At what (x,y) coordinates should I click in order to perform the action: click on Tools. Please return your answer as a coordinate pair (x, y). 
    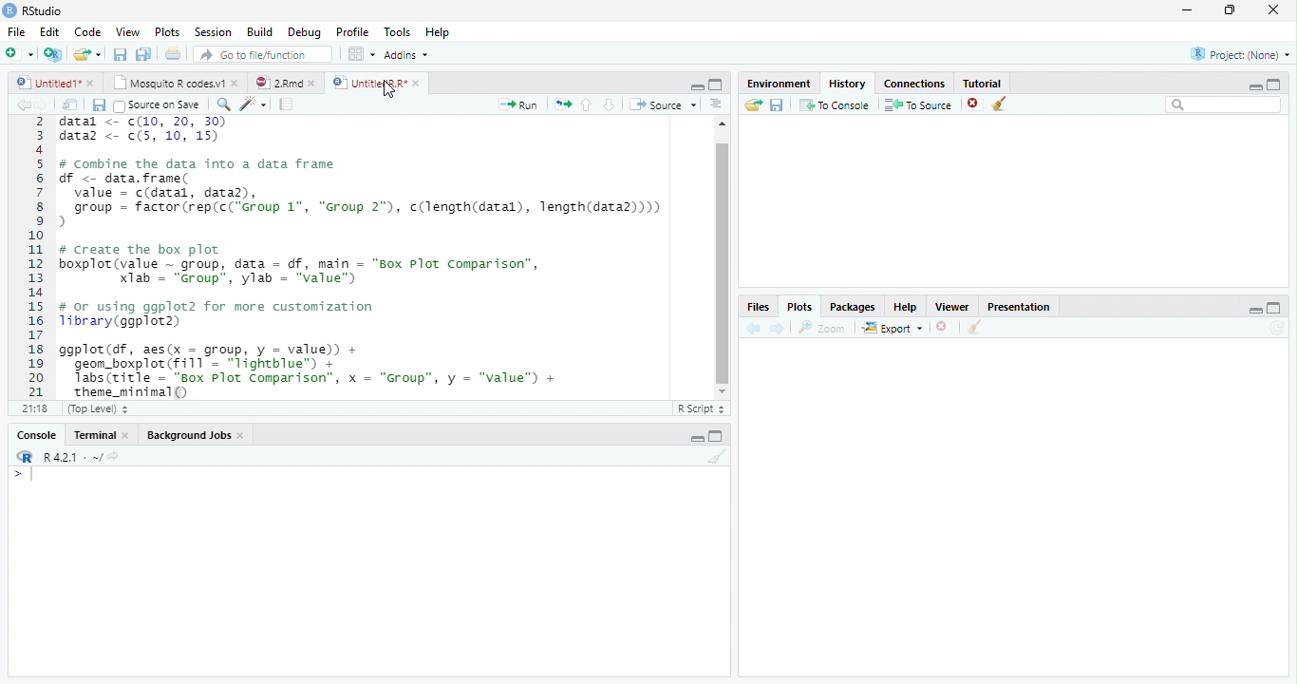
    Looking at the image, I should click on (397, 30).